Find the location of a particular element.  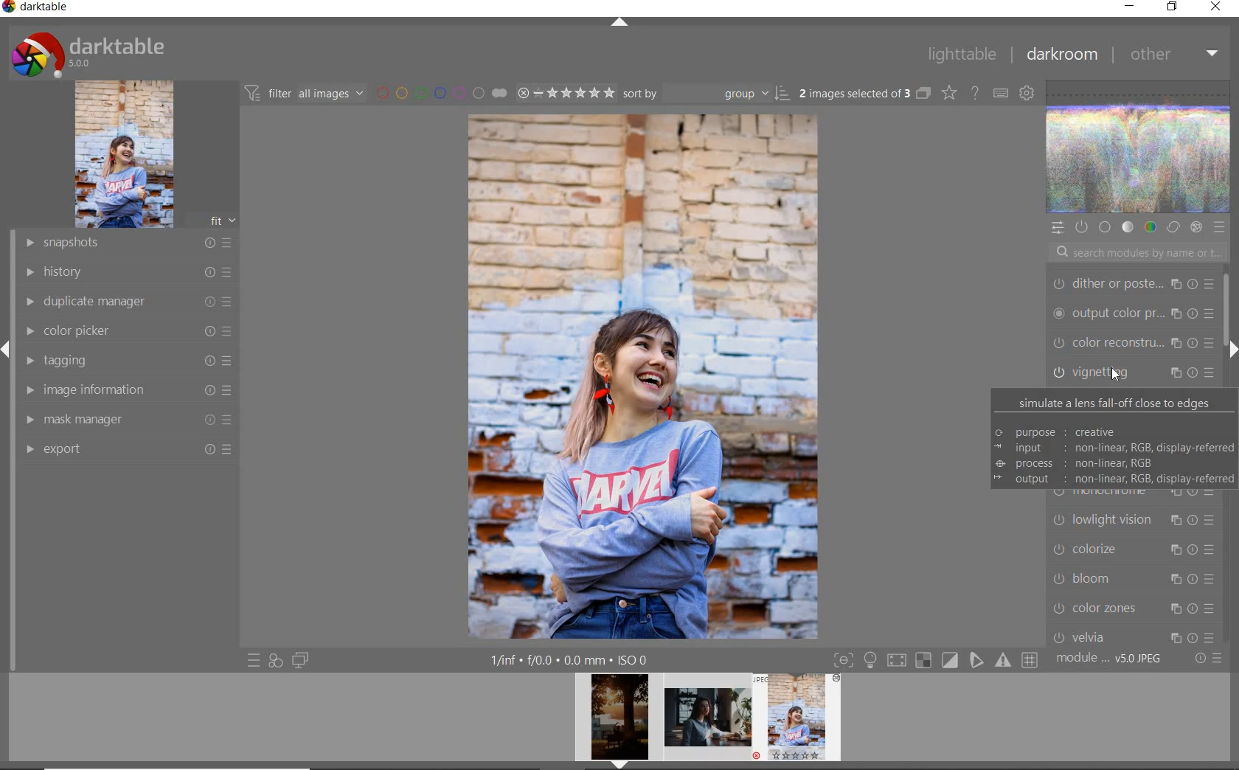

history is located at coordinates (128, 271).